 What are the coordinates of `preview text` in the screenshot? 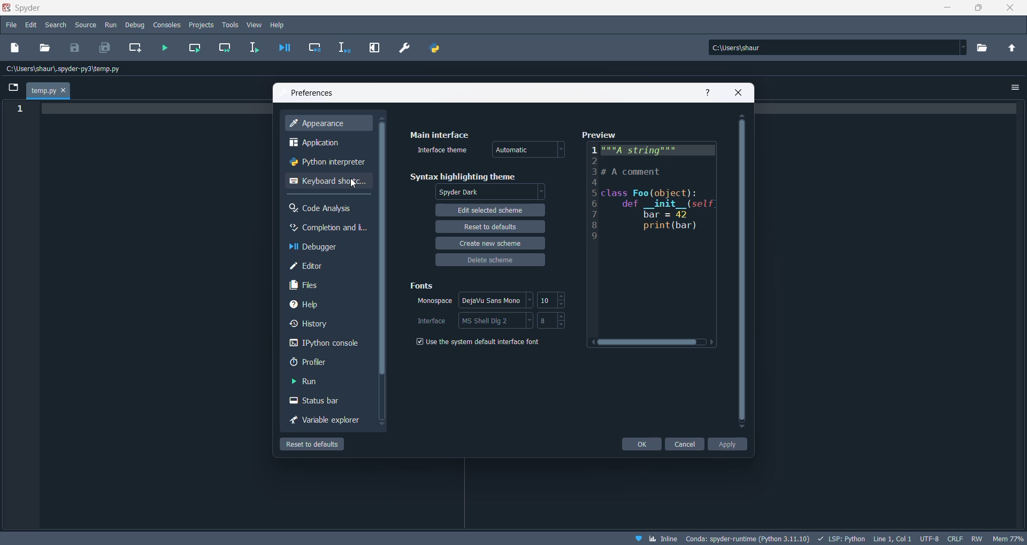 It's located at (598, 133).